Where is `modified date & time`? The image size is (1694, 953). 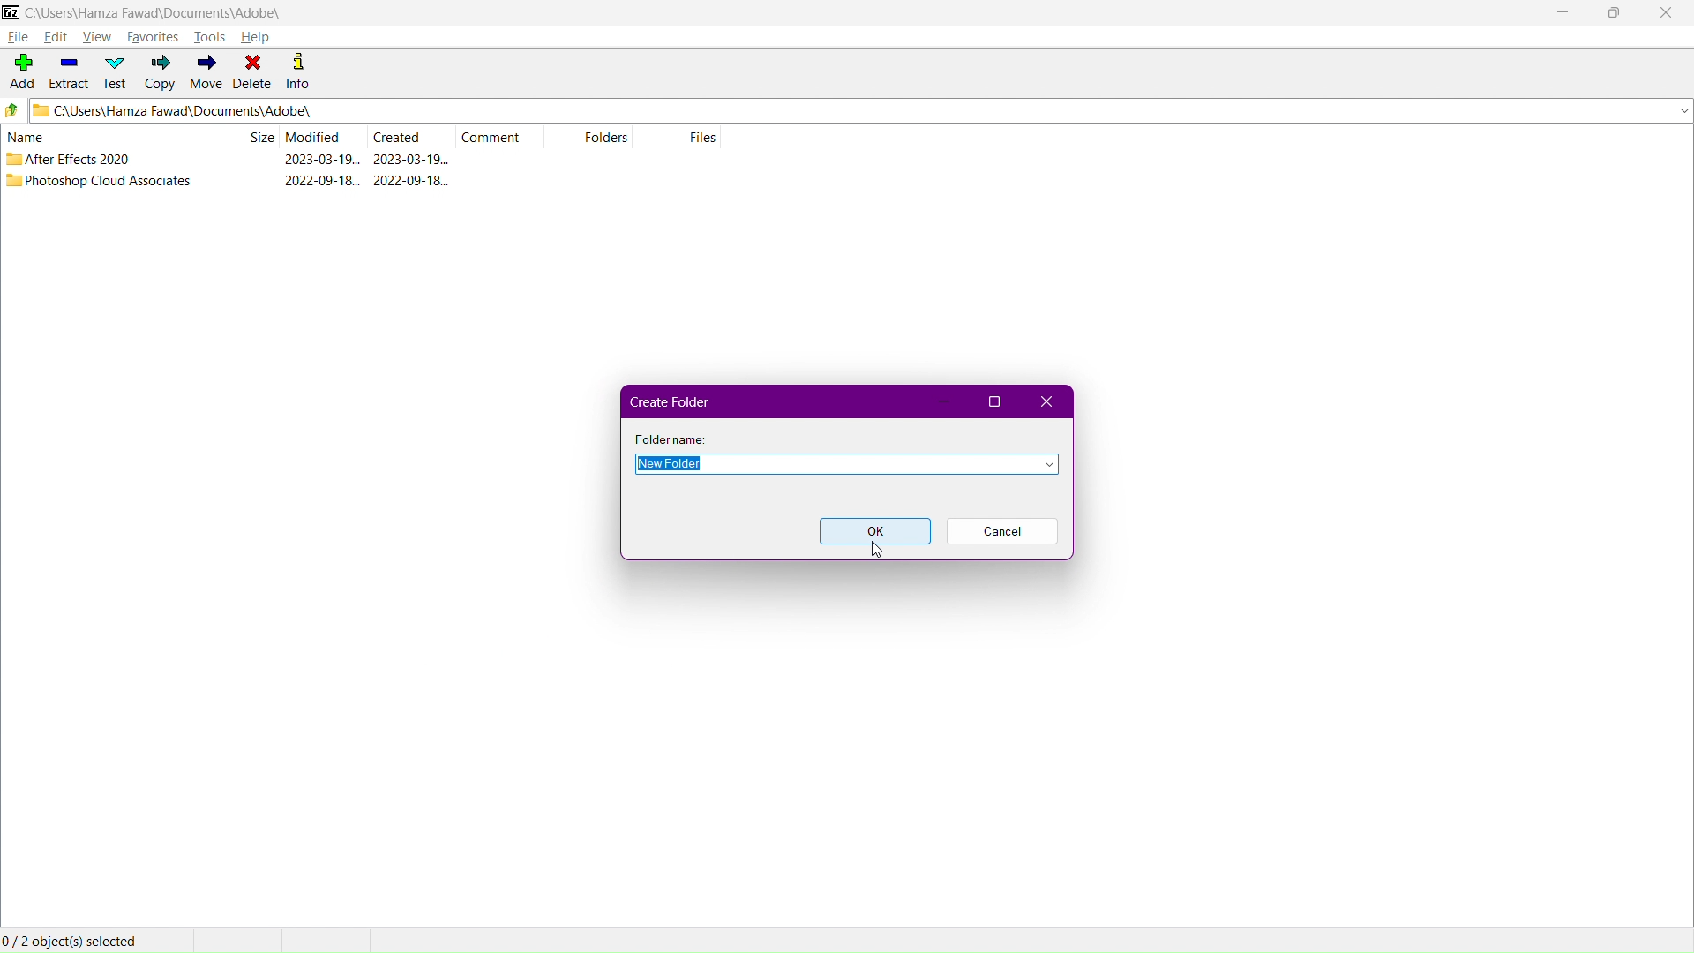
modified date & time is located at coordinates (323, 181).